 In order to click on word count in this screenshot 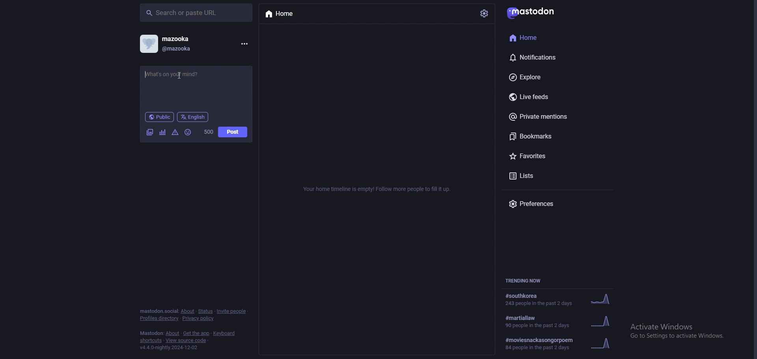, I will do `click(209, 132)`.